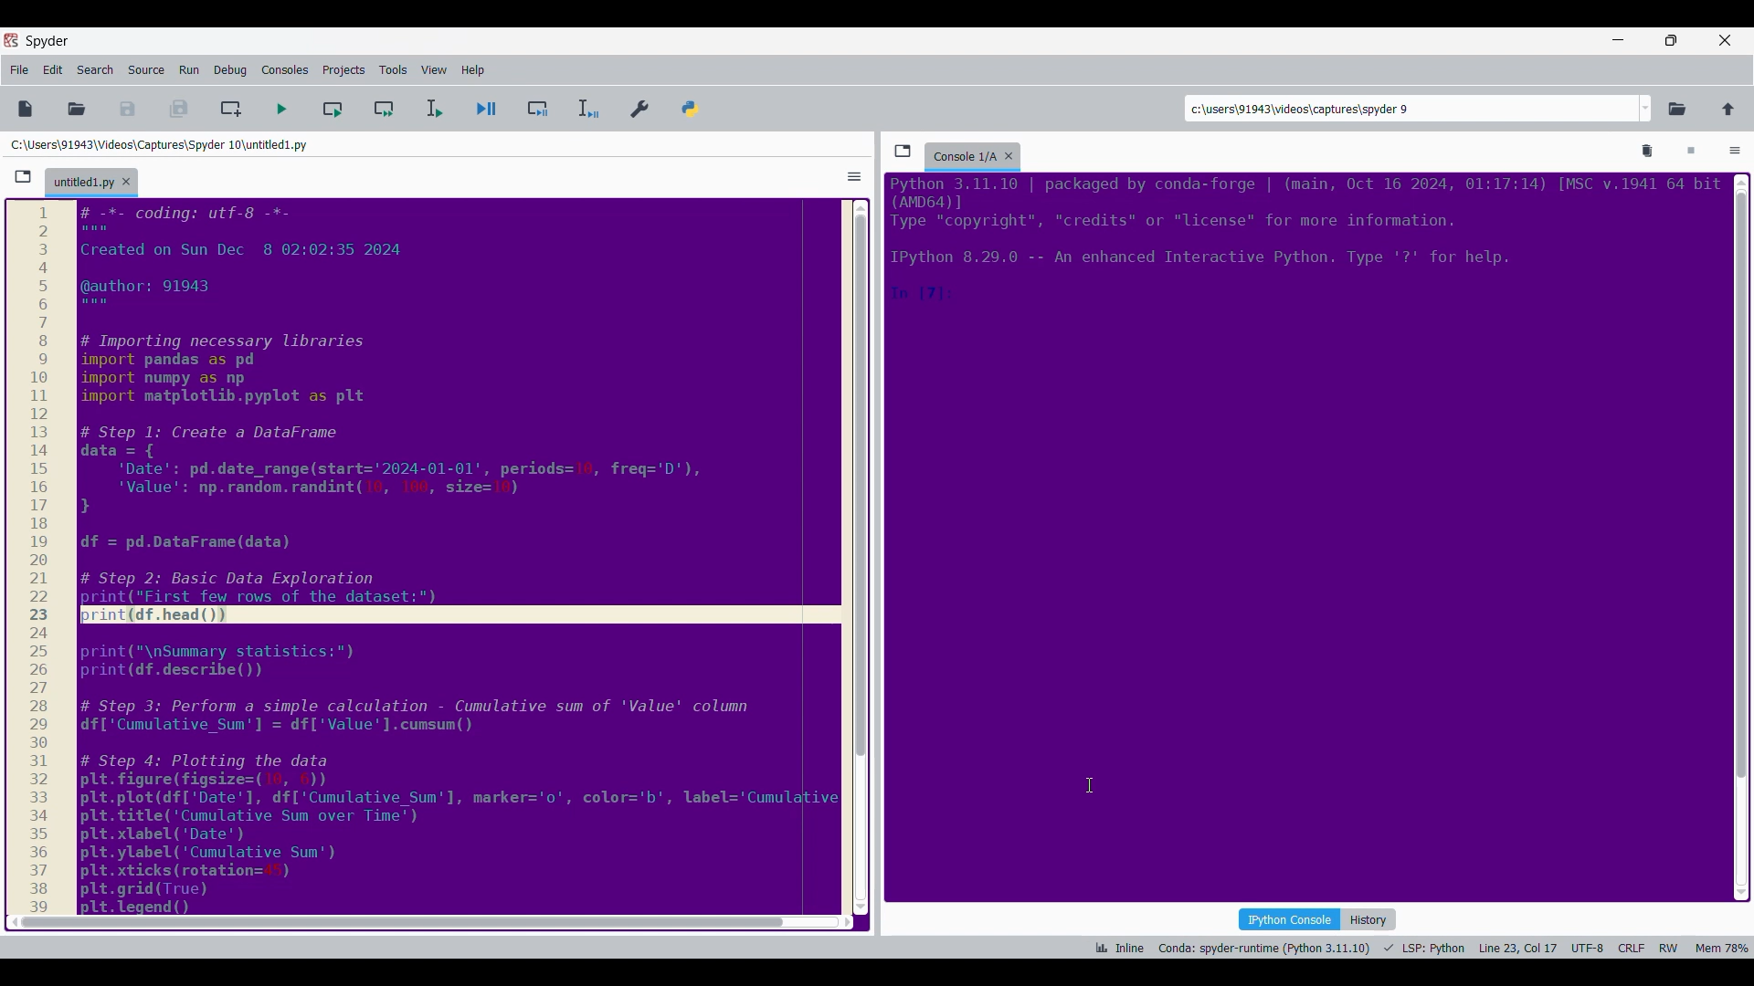 This screenshot has height=986, width=1754. What do you see at coordinates (1691, 152) in the screenshot?
I see `Interrupt kernel` at bounding box center [1691, 152].